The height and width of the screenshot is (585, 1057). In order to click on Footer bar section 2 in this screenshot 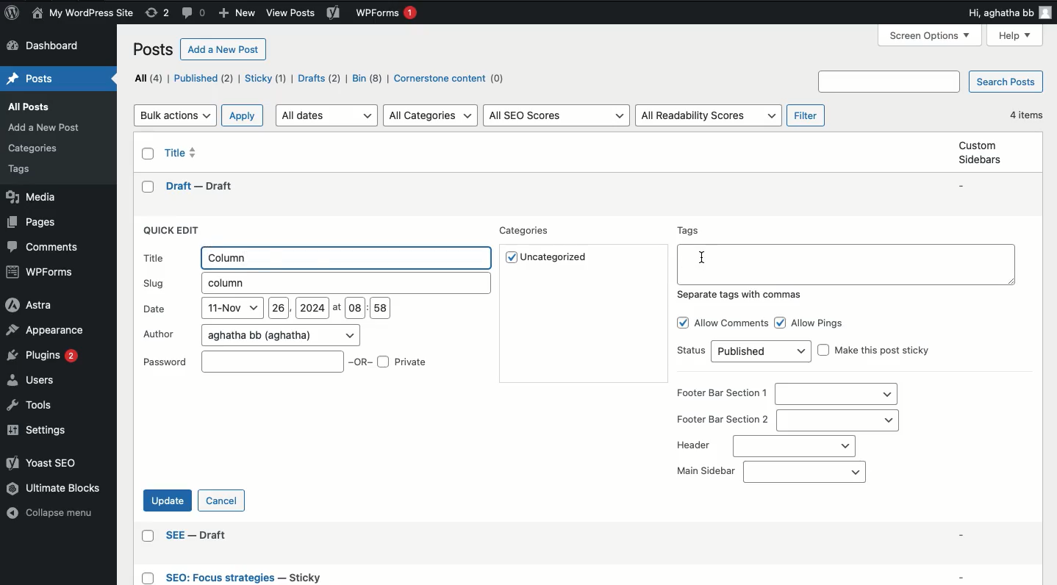, I will do `click(786, 420)`.